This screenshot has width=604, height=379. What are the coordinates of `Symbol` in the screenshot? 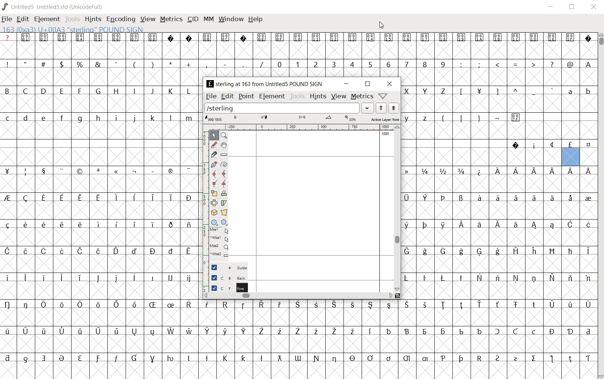 It's located at (425, 278).